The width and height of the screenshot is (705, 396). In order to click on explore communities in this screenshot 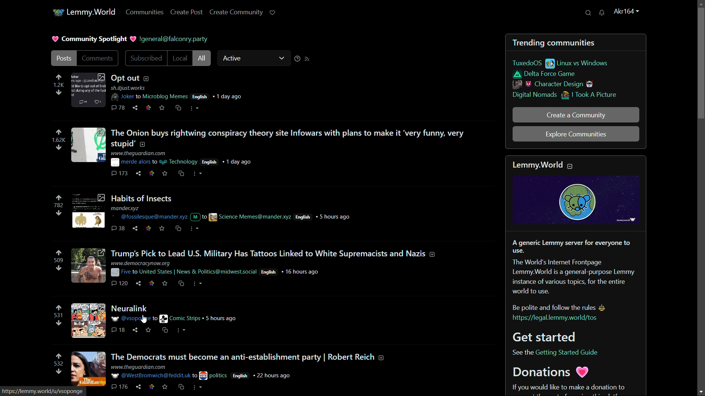, I will do `click(575, 134)`.